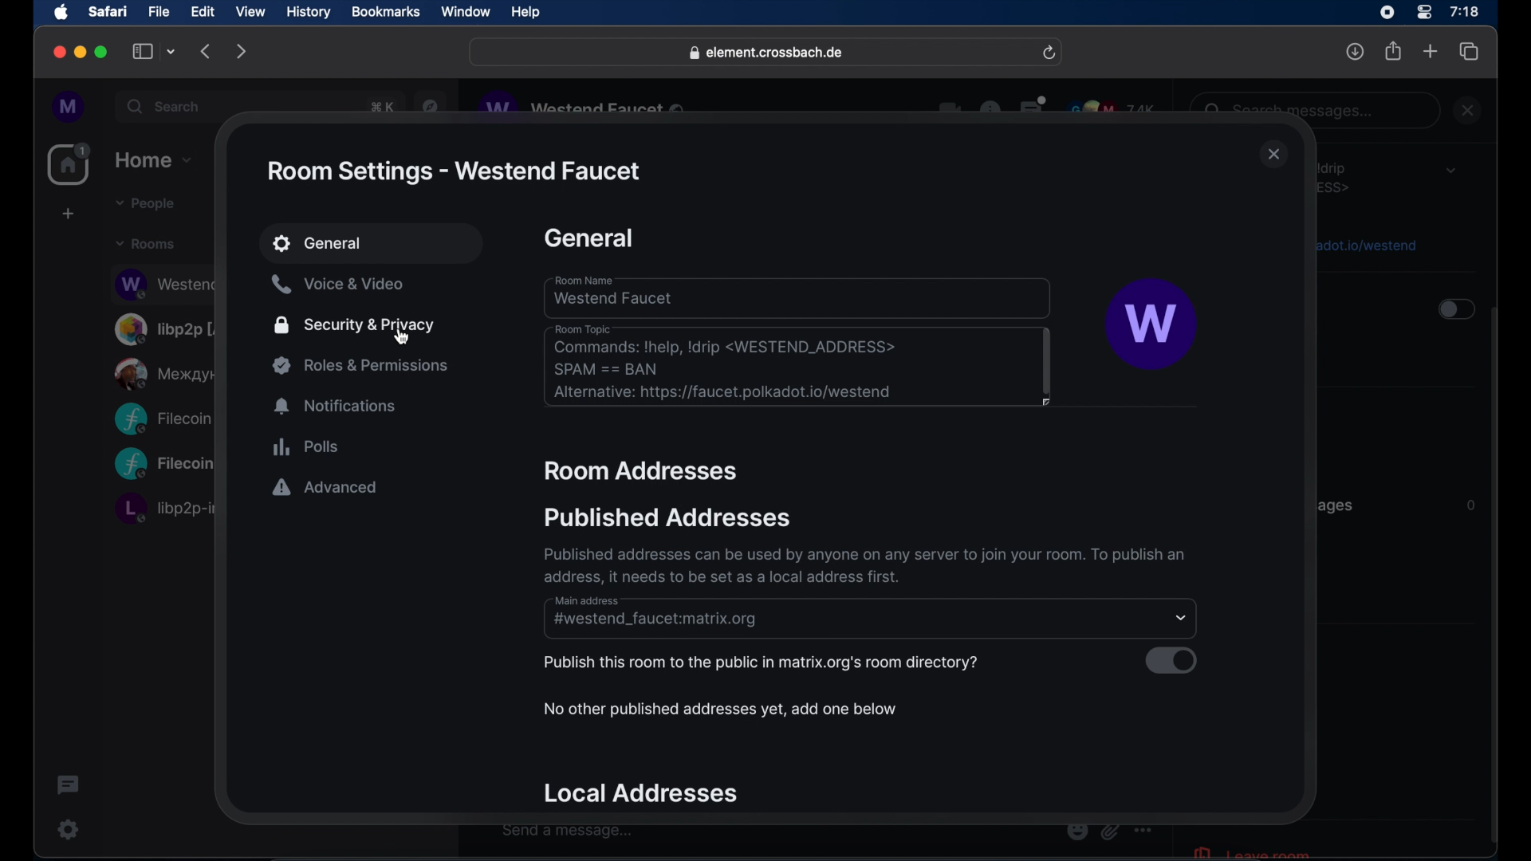 The image size is (1531, 861). I want to click on bookmarks, so click(385, 12).